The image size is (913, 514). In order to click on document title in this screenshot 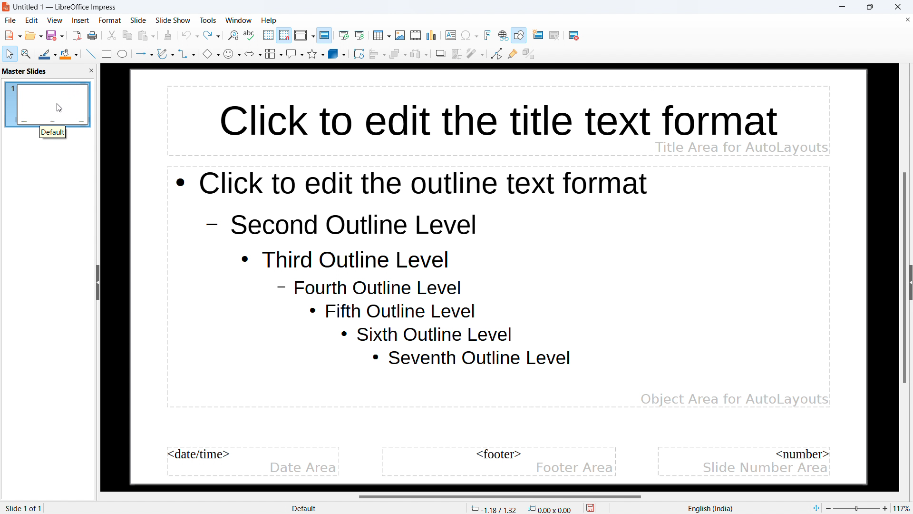, I will do `click(65, 7)`.